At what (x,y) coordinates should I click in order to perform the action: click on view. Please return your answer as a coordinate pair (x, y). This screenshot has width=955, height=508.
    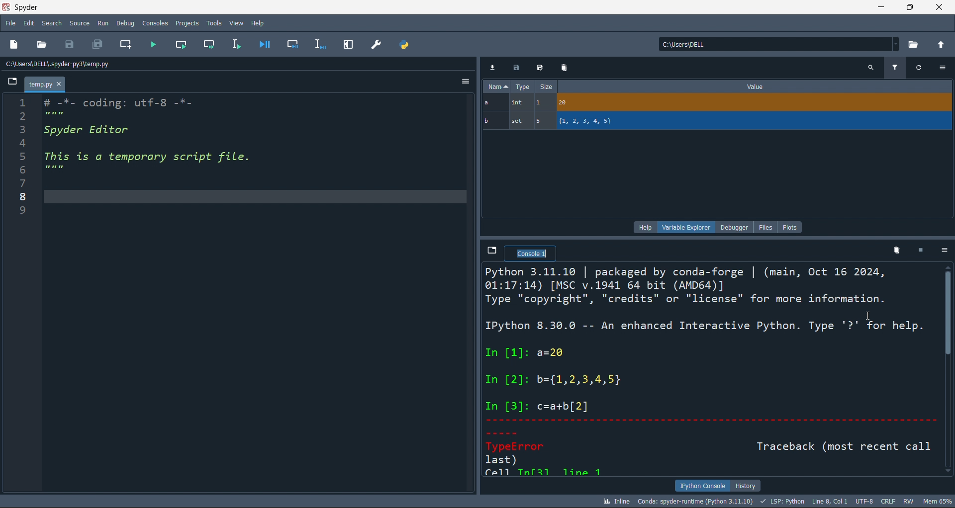
    Looking at the image, I should click on (236, 21).